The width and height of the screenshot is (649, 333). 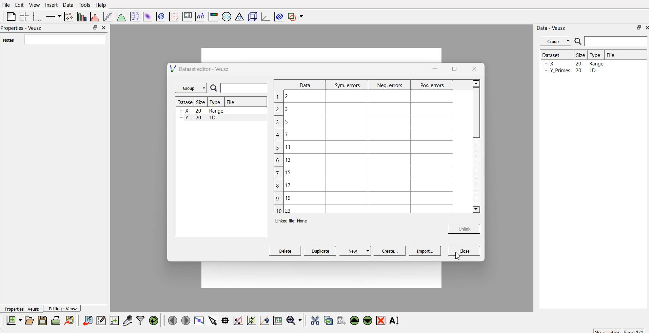 I want to click on reset graph axes, so click(x=277, y=319).